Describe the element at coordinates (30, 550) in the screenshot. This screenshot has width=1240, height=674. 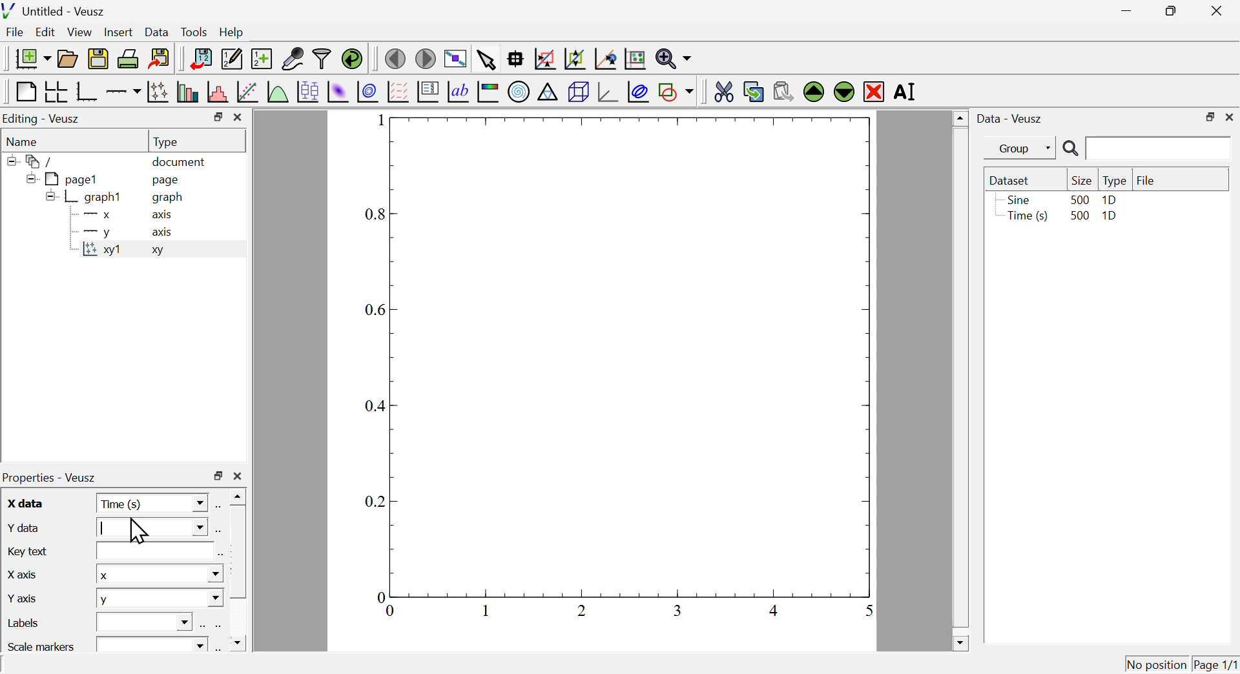
I see `key text` at that location.